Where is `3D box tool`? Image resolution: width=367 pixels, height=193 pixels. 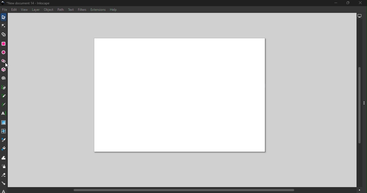
3D box tool is located at coordinates (4, 70).